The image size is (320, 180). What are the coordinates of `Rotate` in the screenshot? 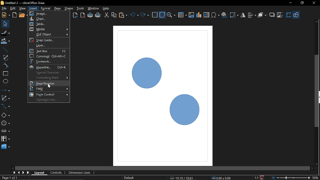 It's located at (234, 15).